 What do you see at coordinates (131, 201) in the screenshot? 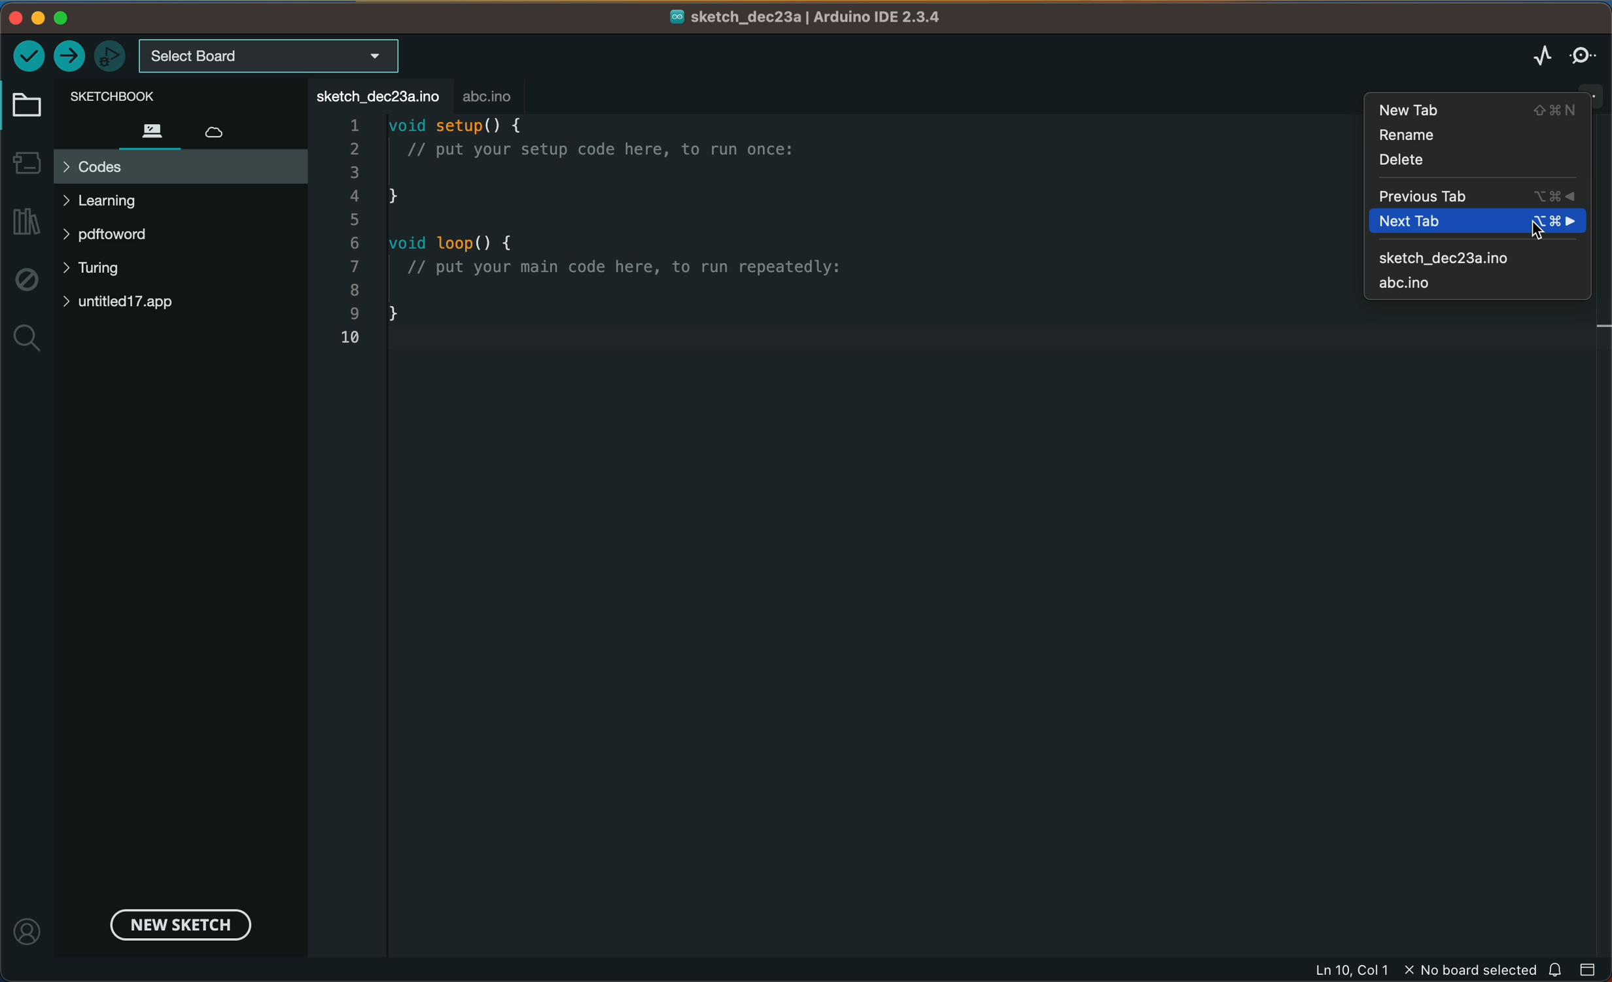
I see `learning` at bounding box center [131, 201].